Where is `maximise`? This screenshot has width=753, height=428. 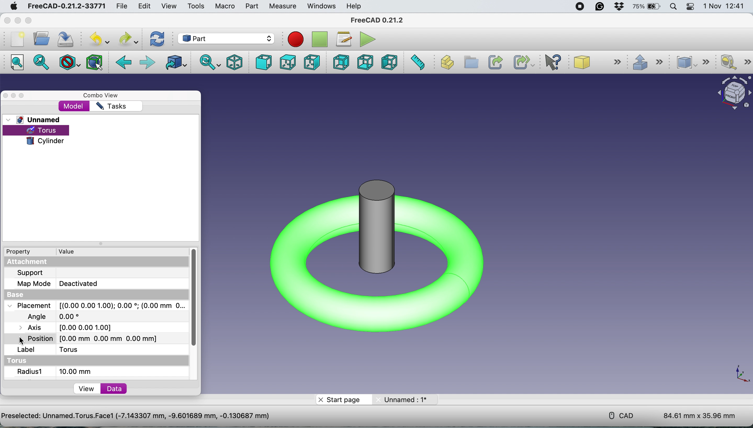 maximise is located at coordinates (29, 21).